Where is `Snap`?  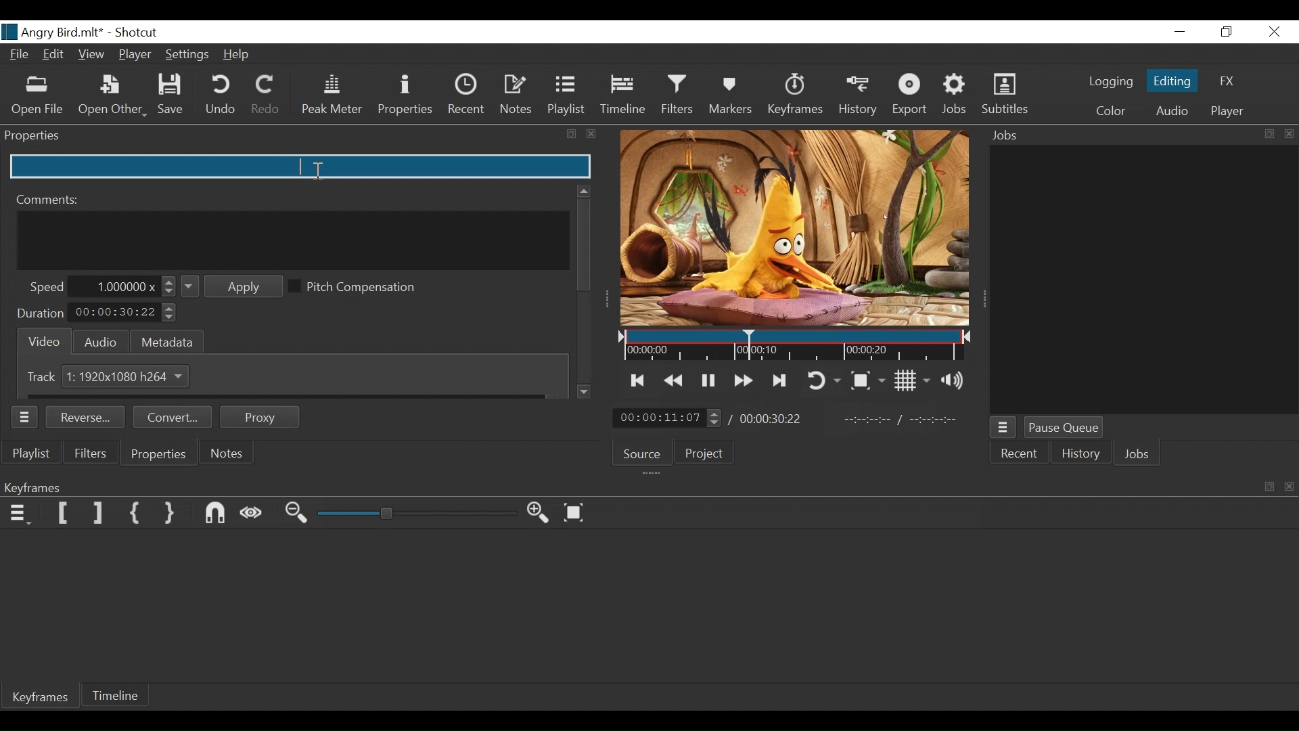
Snap is located at coordinates (217, 514).